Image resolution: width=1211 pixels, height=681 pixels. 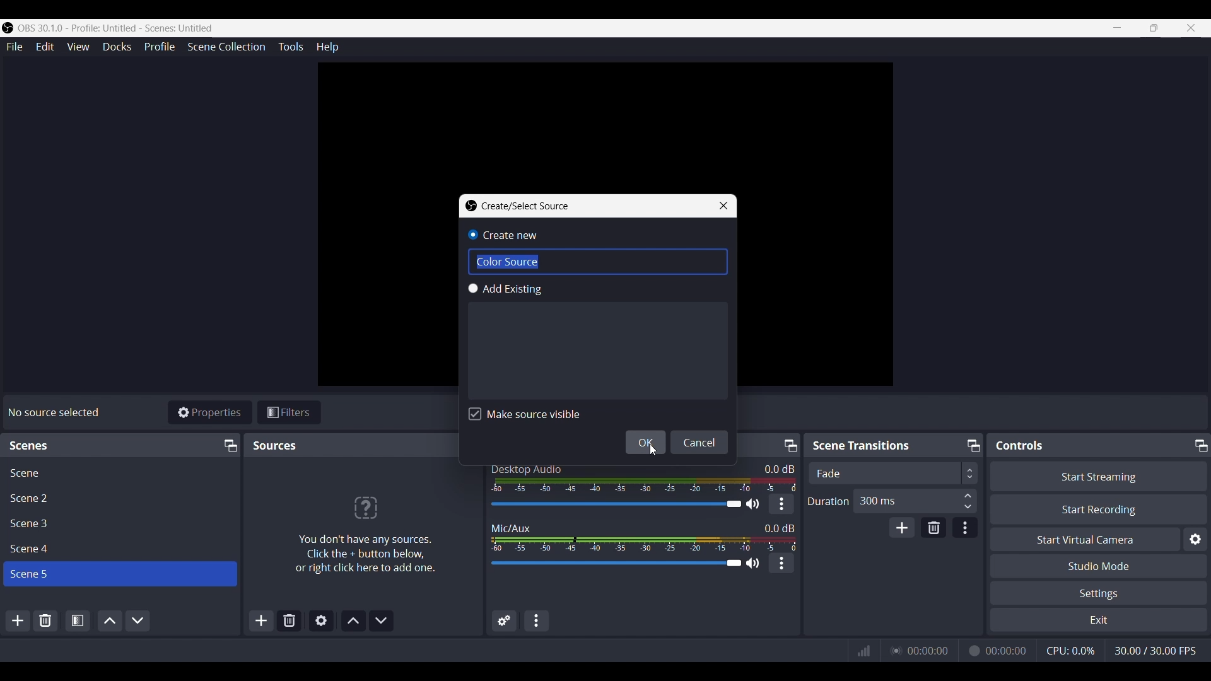 What do you see at coordinates (973, 650) in the screenshot?
I see `Recording` at bounding box center [973, 650].